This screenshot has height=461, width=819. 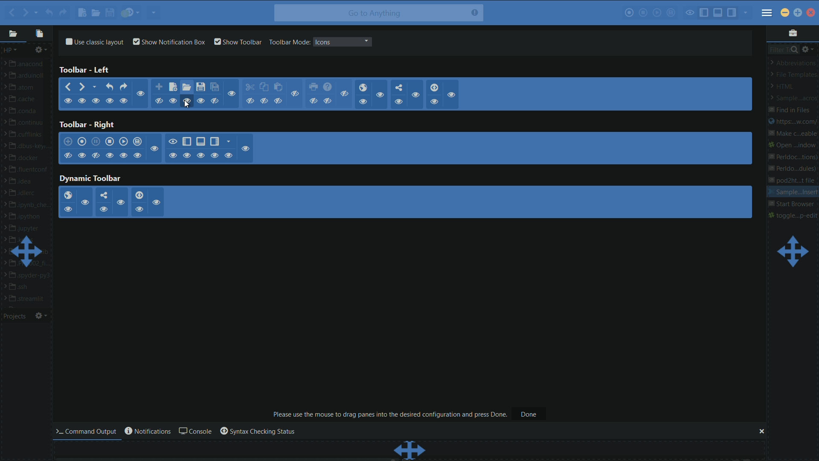 I want to click on Perldo...dules), so click(x=793, y=169).